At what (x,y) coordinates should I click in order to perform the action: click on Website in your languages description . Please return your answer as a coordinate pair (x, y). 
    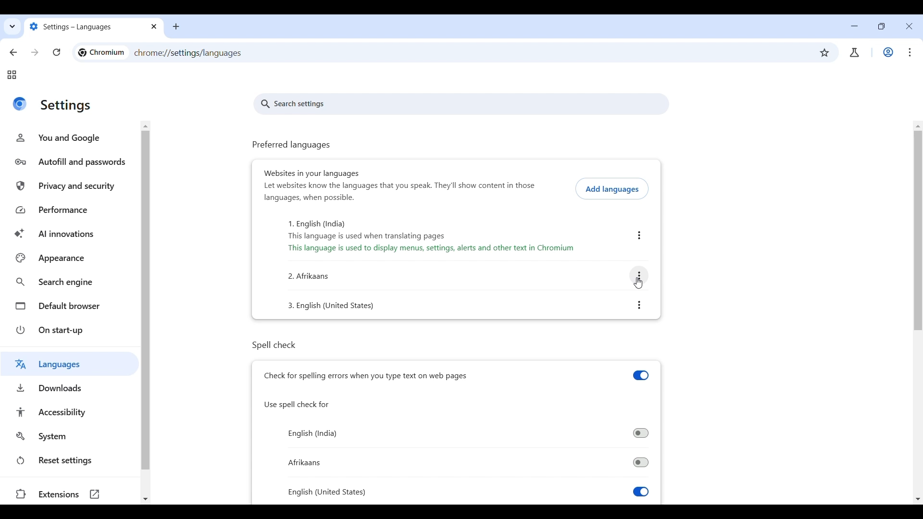
    Looking at the image, I should click on (400, 191).